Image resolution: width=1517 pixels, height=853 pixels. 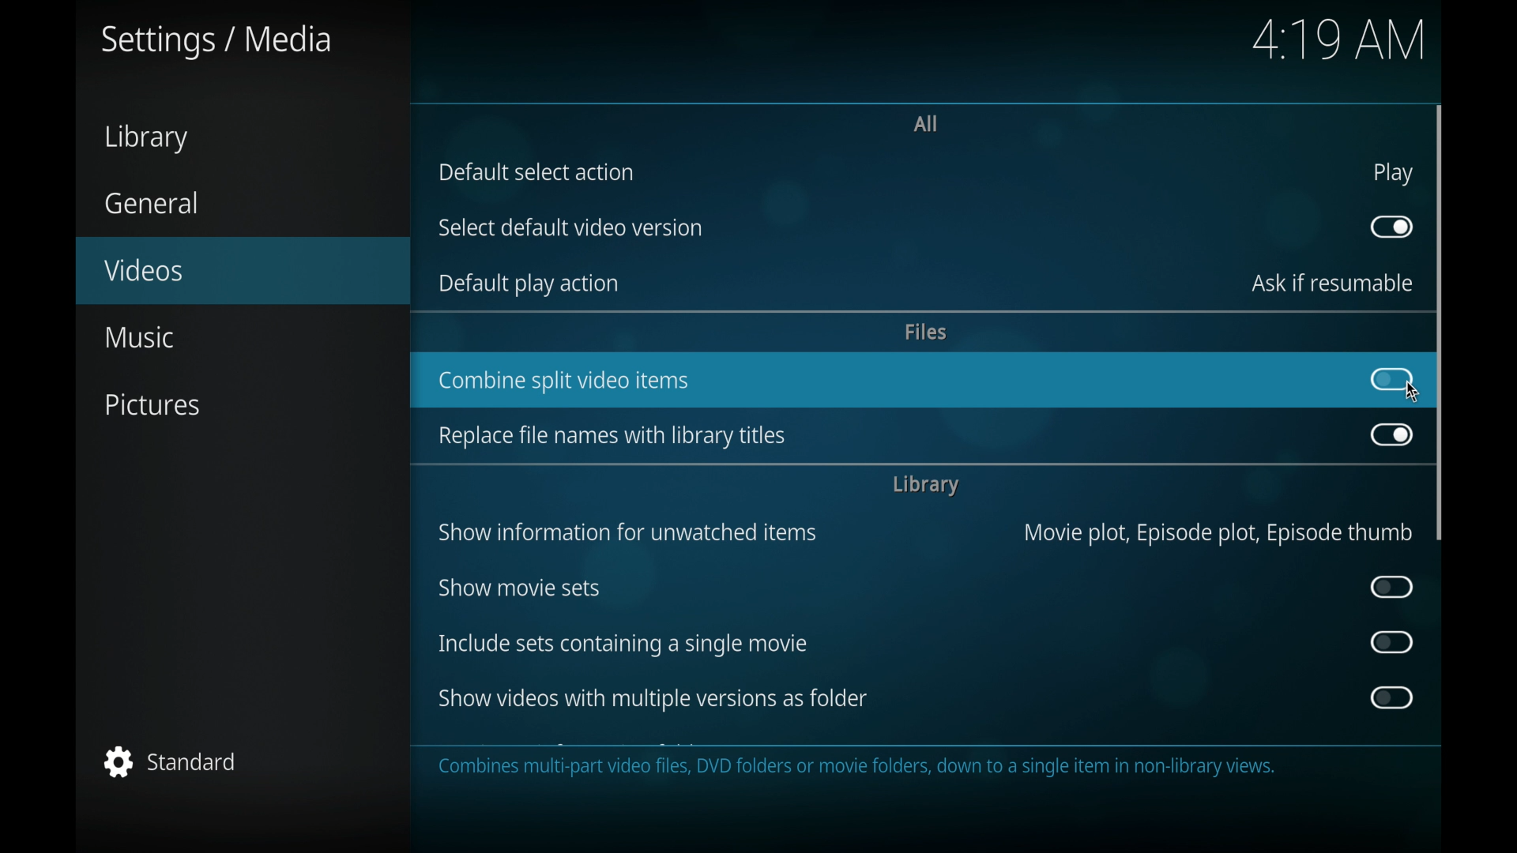 I want to click on default select action, so click(x=536, y=172).